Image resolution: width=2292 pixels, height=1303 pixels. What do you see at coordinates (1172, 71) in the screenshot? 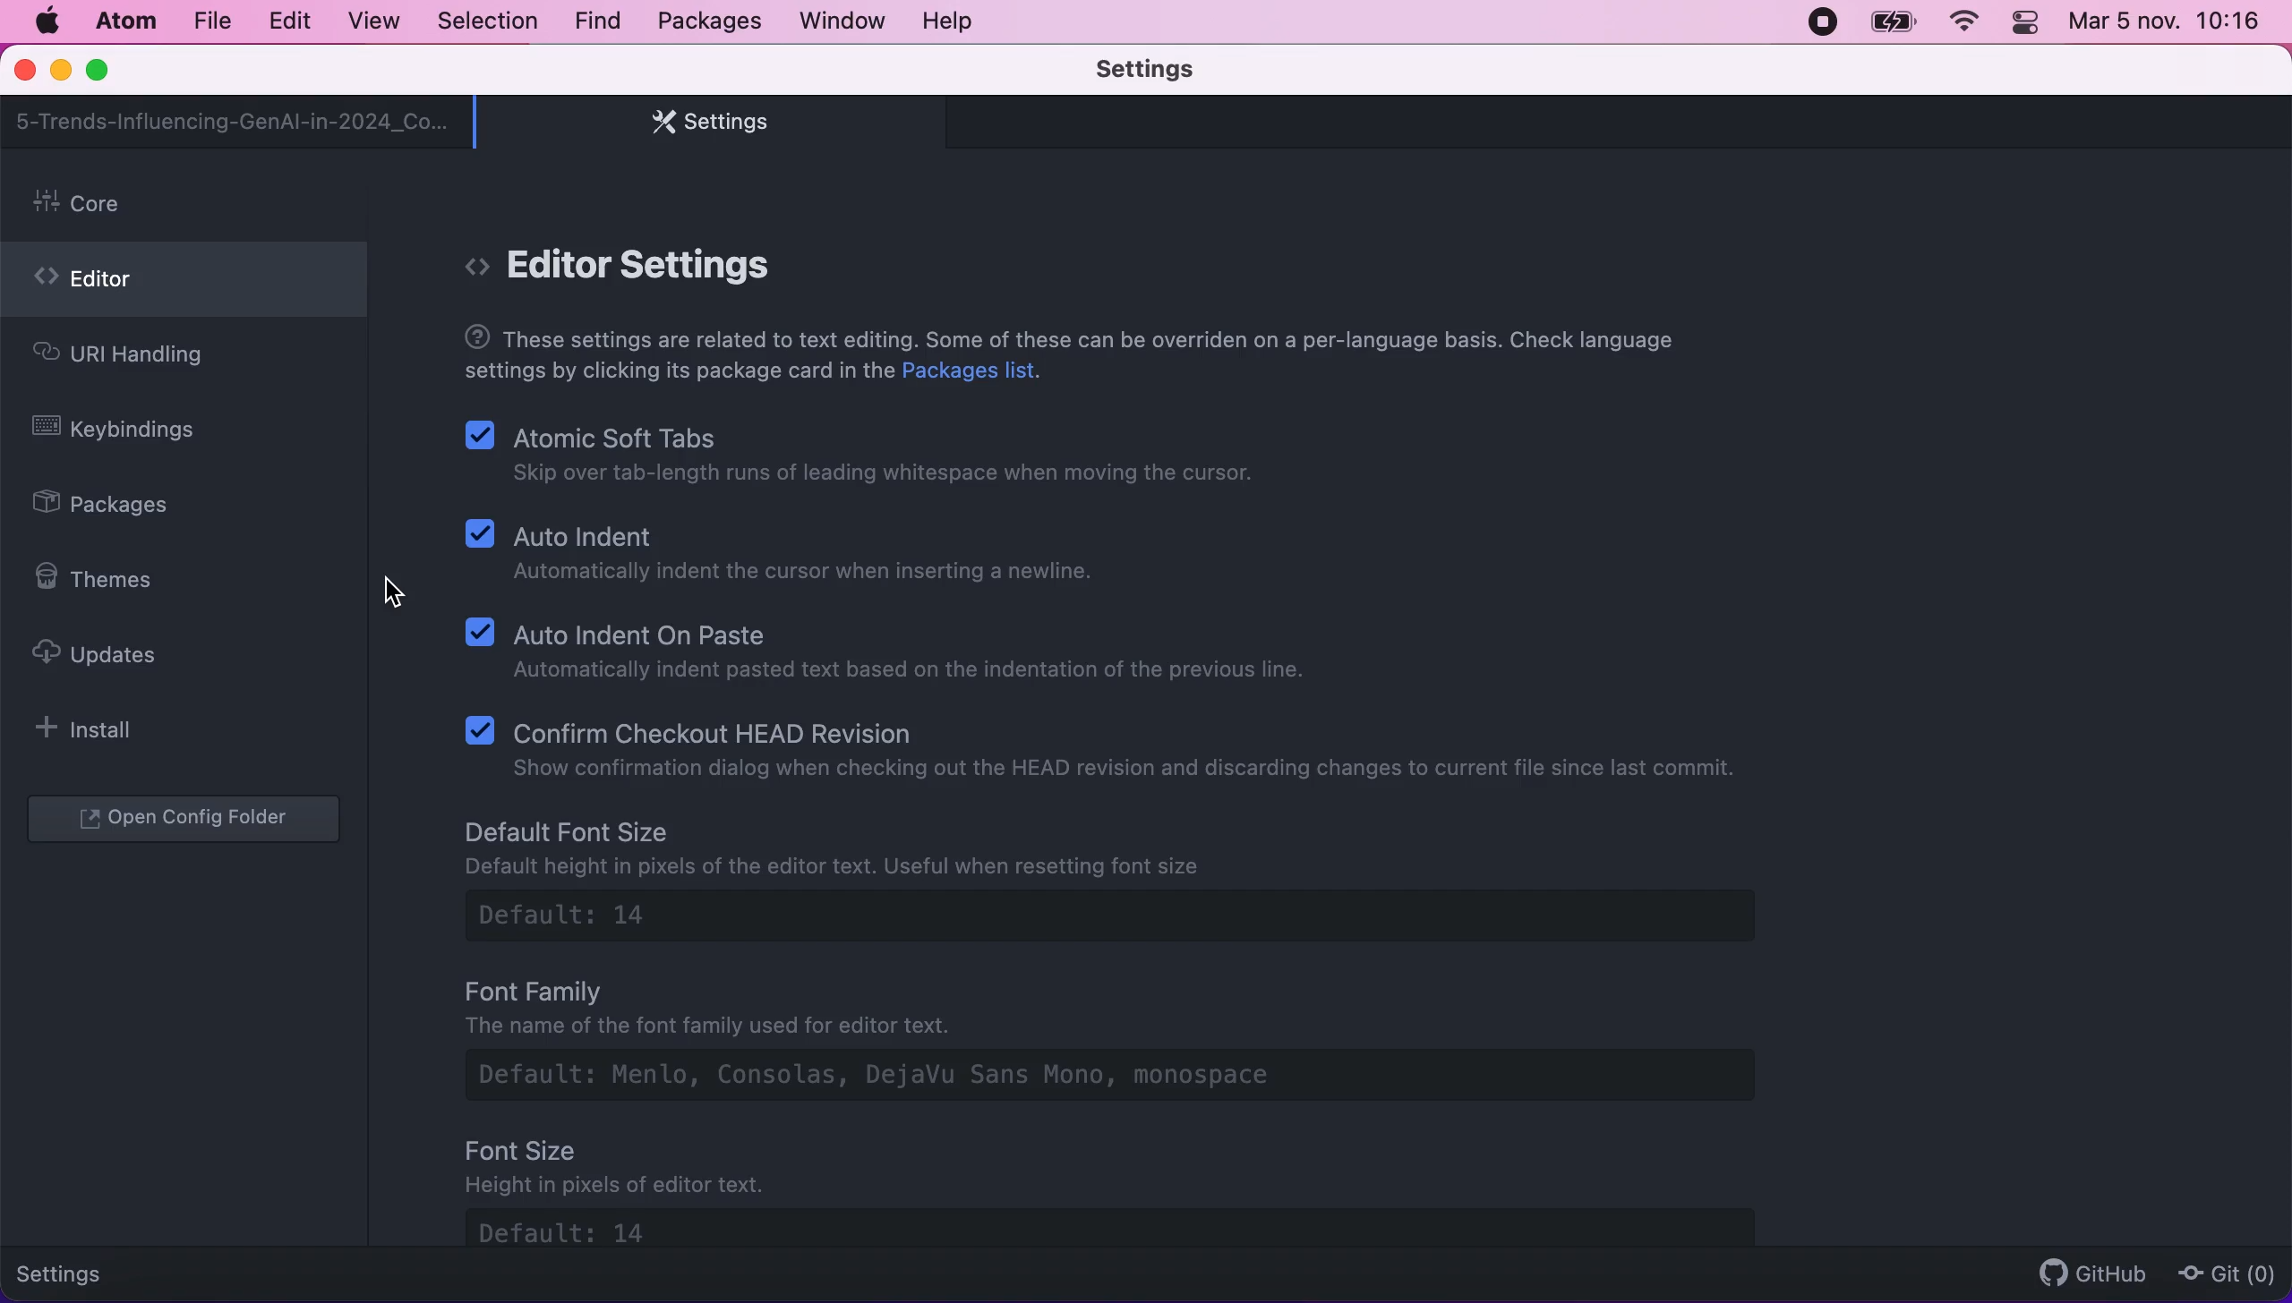
I see `settings` at bounding box center [1172, 71].